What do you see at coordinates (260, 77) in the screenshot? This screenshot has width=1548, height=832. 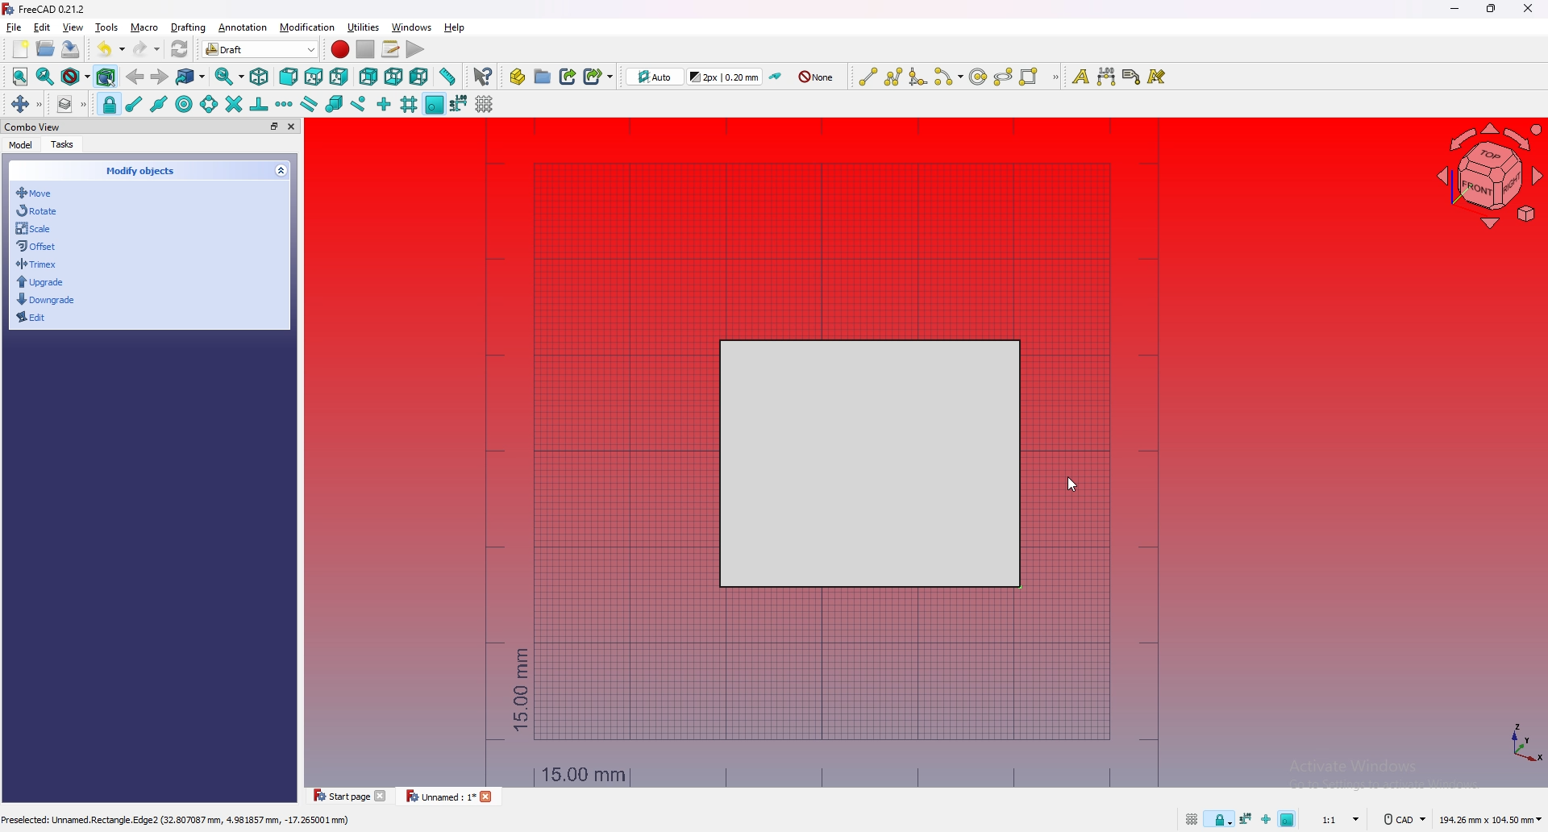 I see `isometric` at bounding box center [260, 77].